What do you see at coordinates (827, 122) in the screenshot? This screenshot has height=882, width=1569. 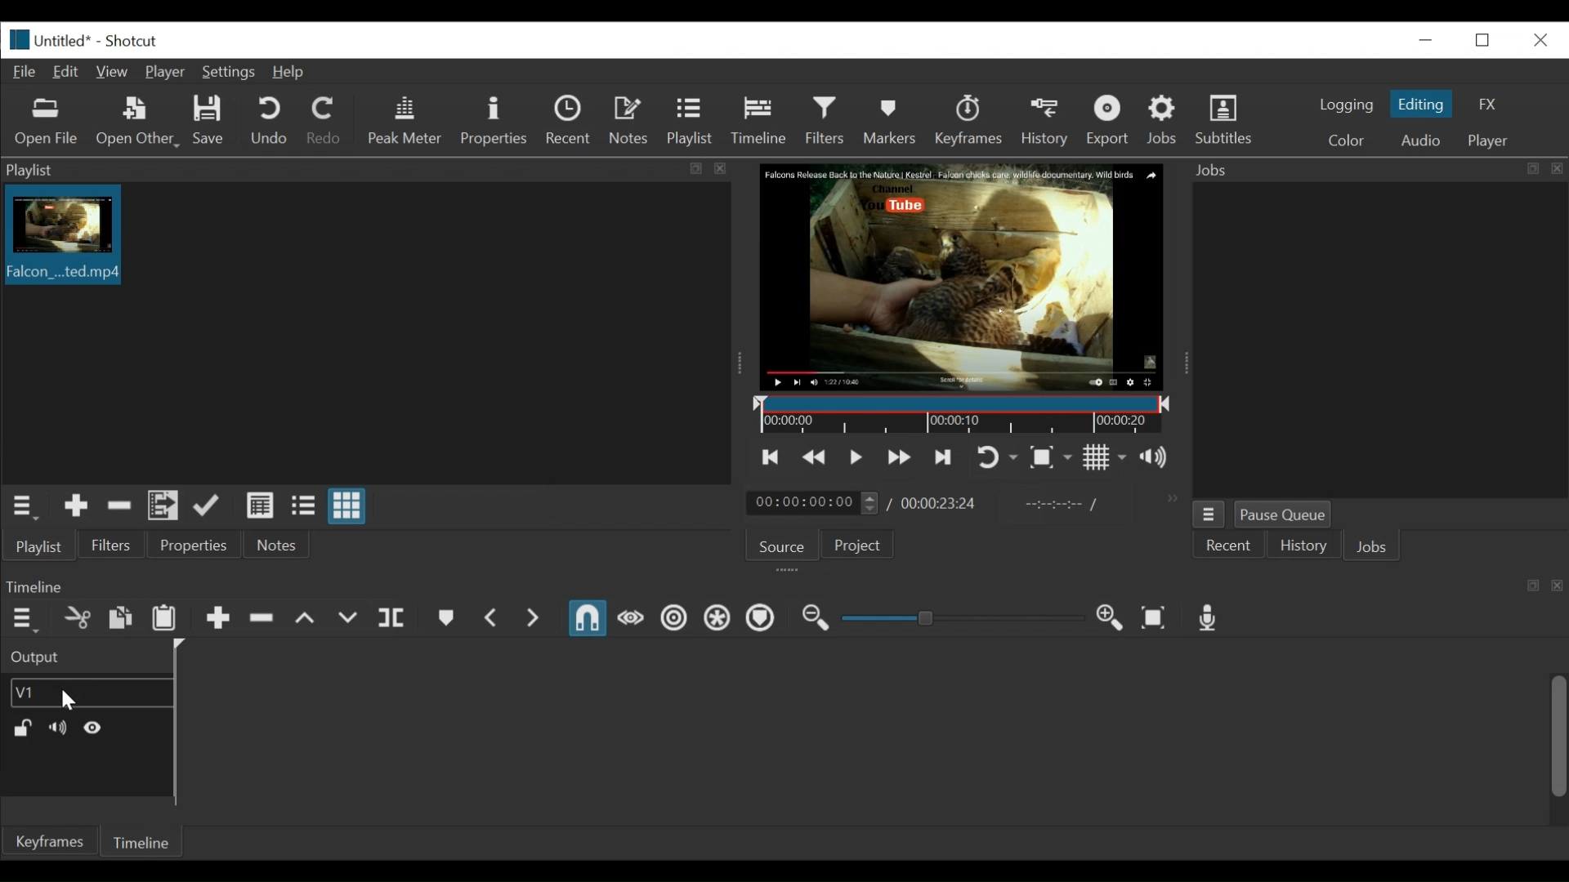 I see `Filters` at bounding box center [827, 122].